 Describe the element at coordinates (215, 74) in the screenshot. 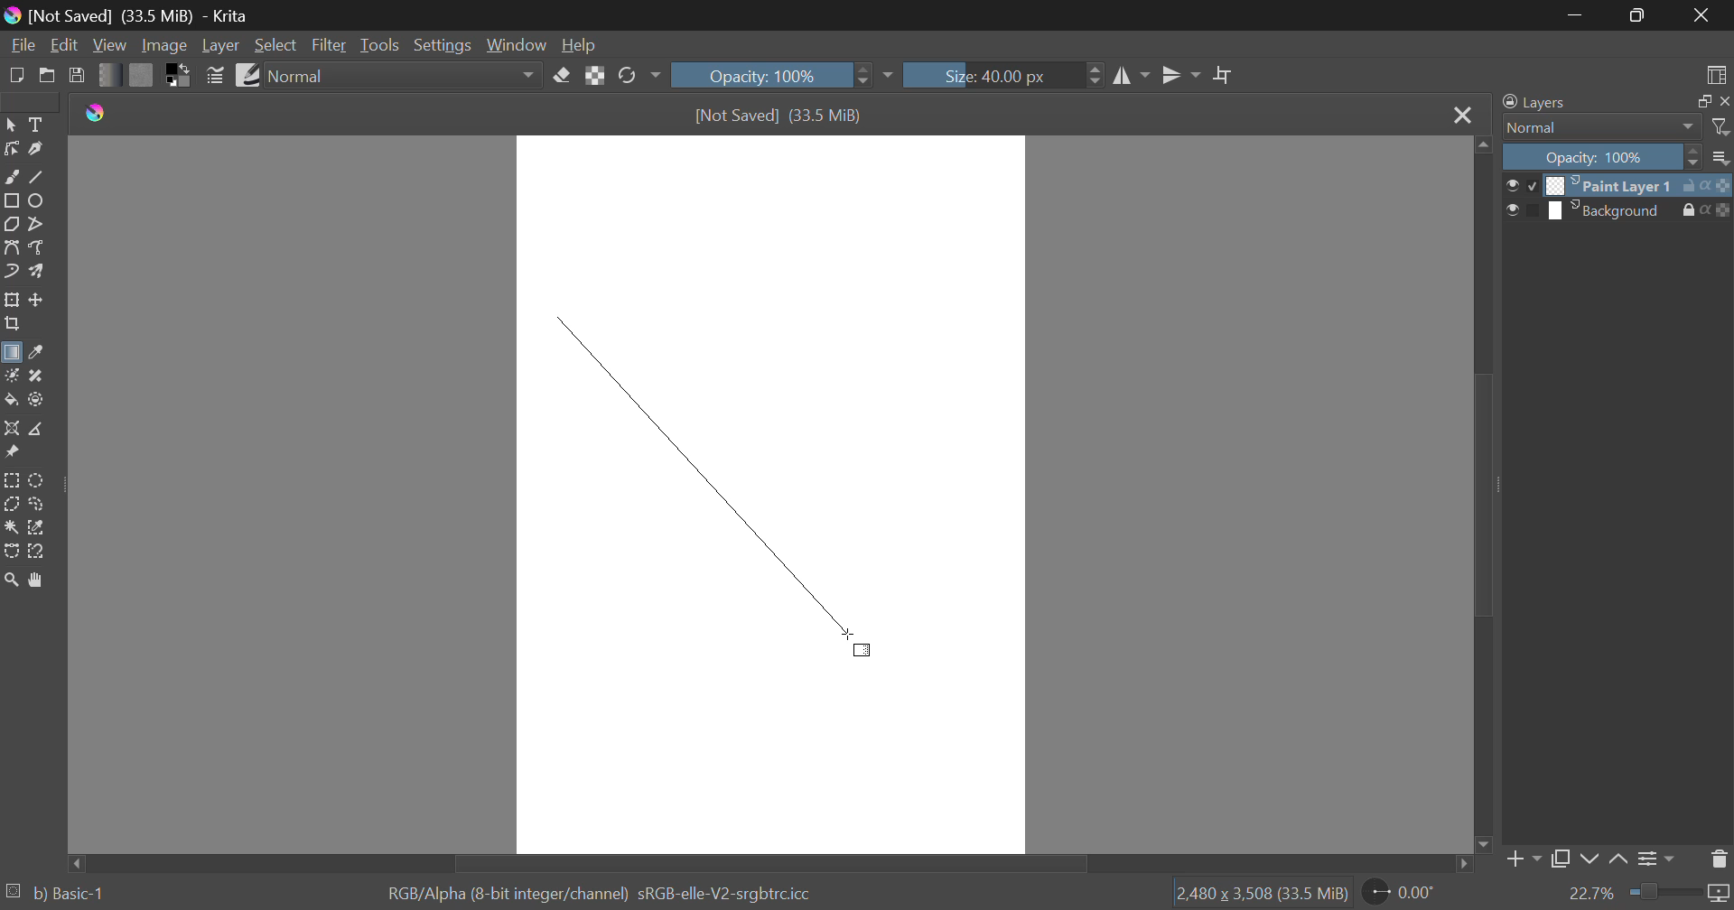

I see `Brush Settings` at that location.